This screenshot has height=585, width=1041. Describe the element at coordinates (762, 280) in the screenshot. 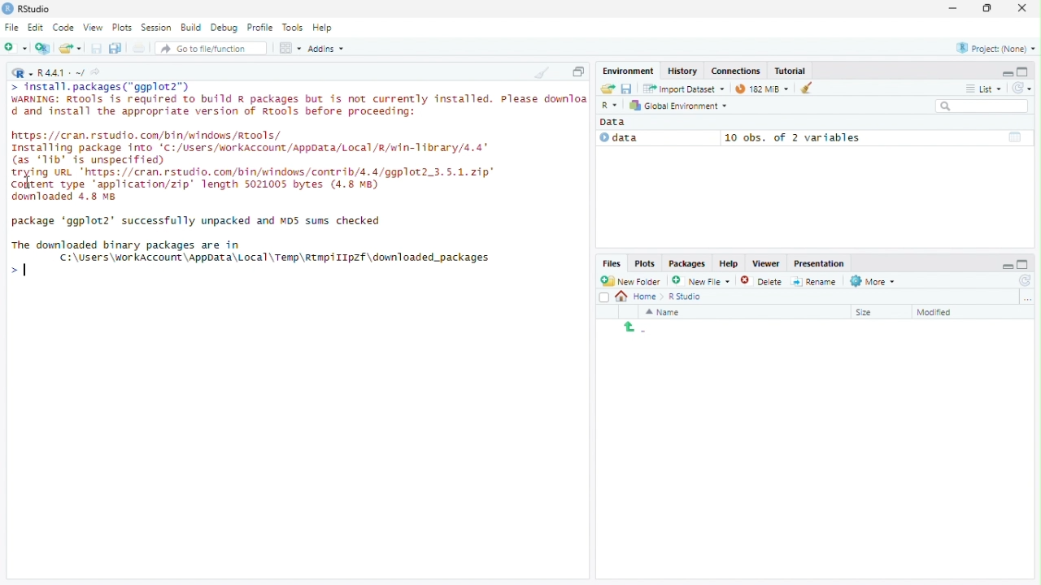

I see `Delete` at that location.